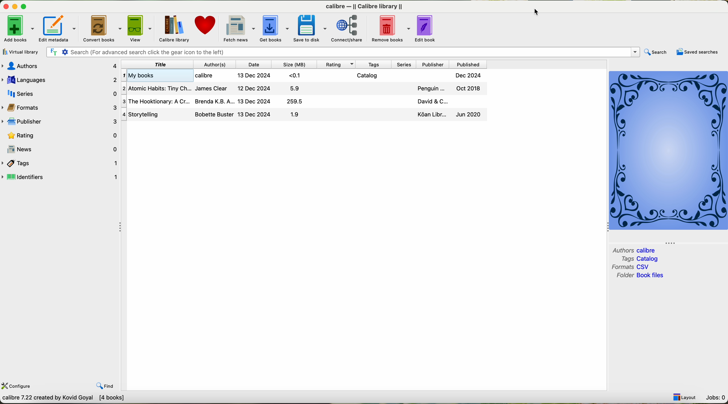 The image size is (728, 404). I want to click on search bar, so click(343, 52).